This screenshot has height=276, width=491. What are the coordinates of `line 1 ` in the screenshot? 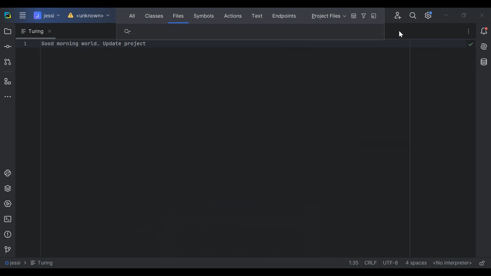 It's located at (25, 44).